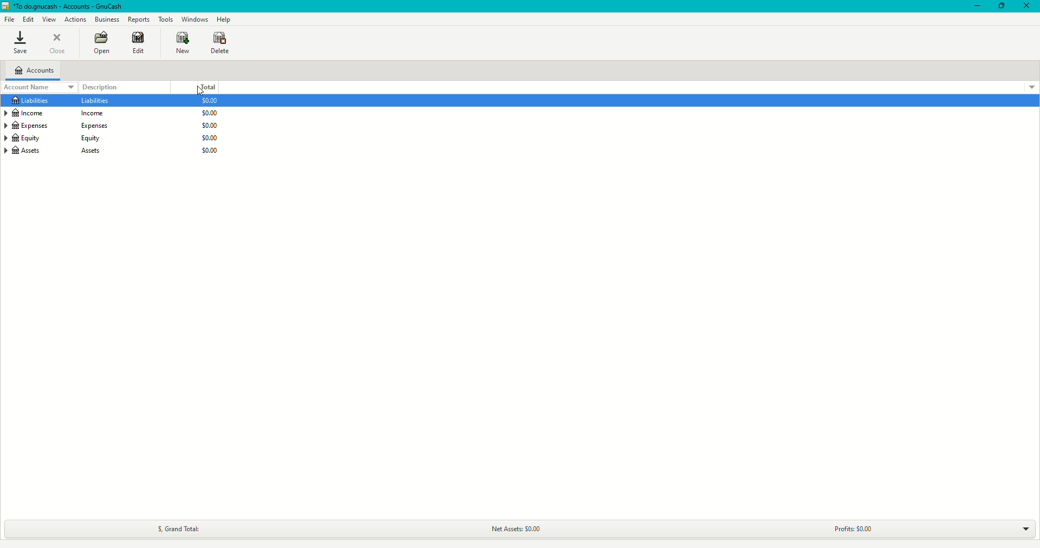 The height and width of the screenshot is (548, 1040). I want to click on mouse pointer, so click(200, 90).